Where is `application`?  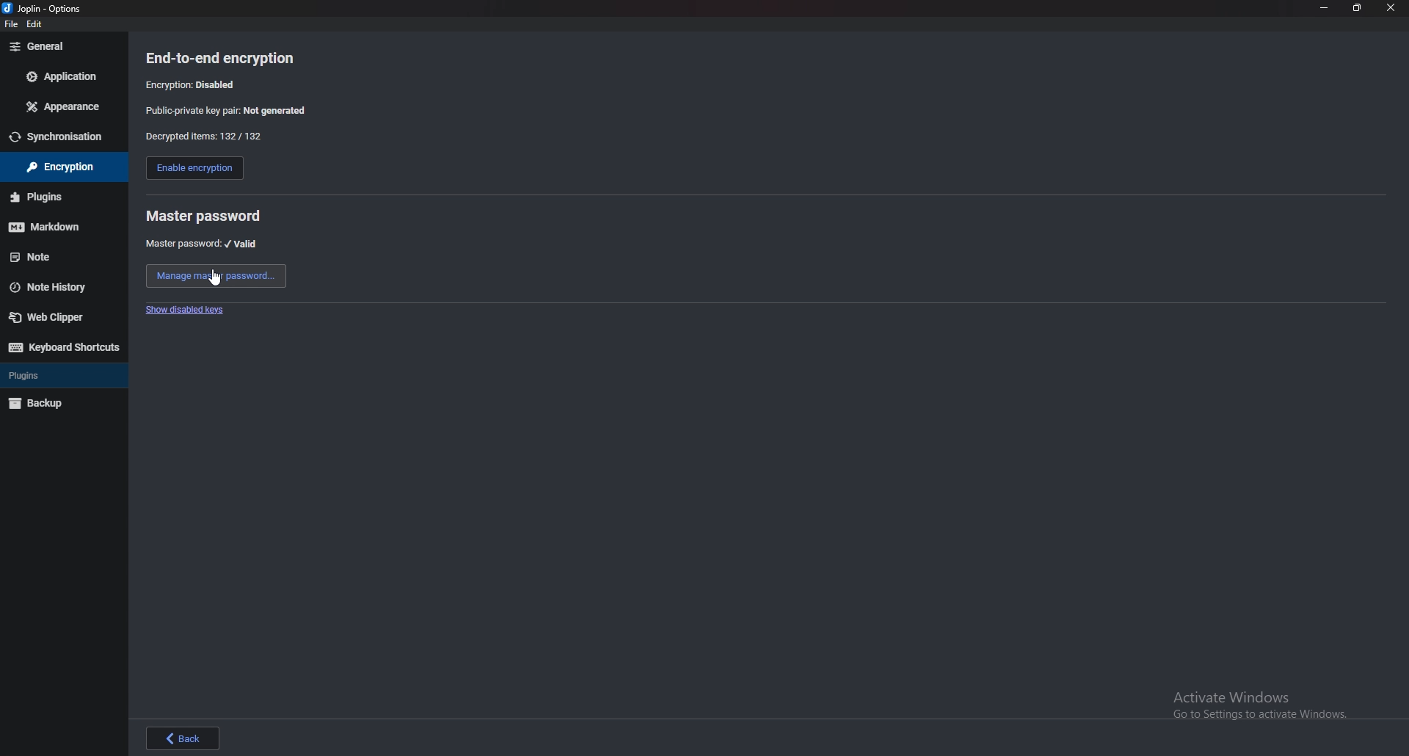
application is located at coordinates (59, 75).